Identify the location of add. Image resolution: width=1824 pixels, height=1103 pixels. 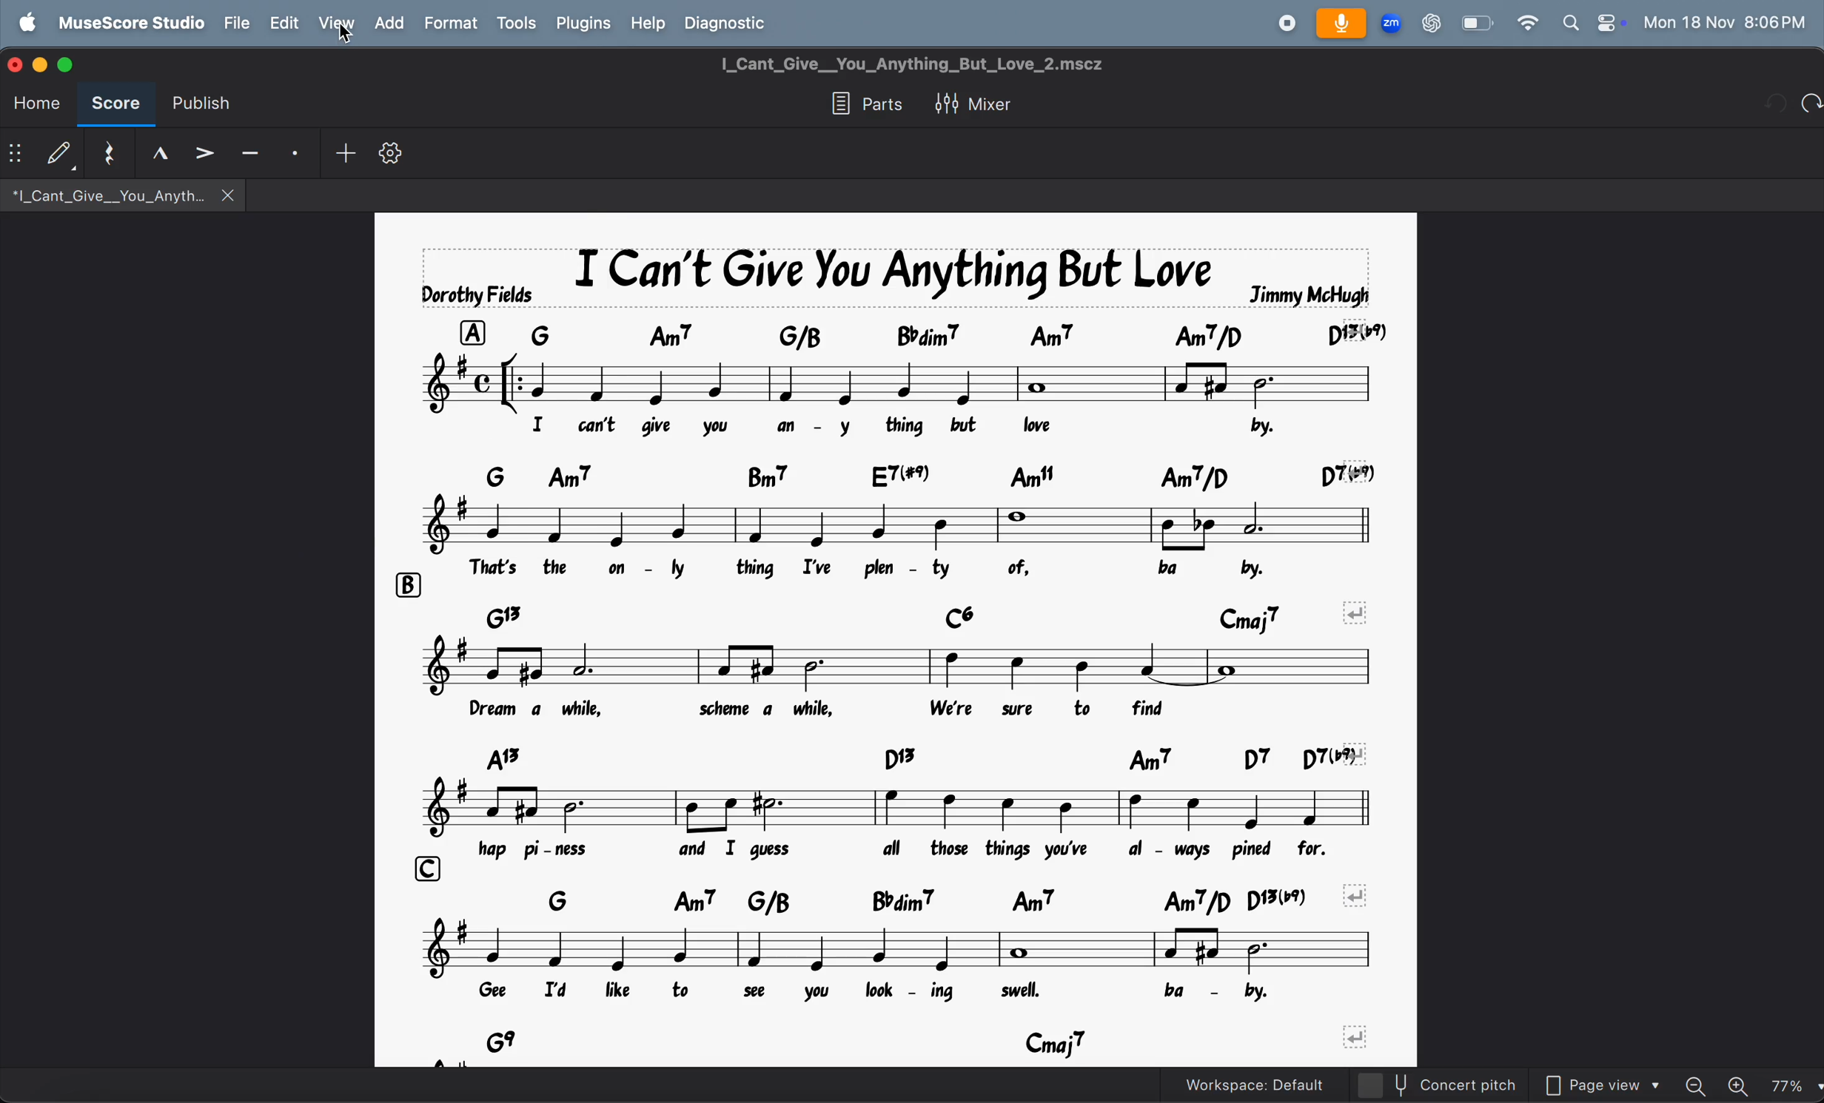
(388, 22).